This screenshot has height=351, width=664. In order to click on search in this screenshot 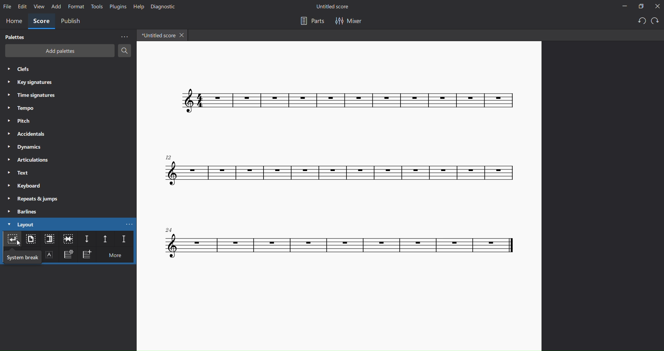, I will do `click(125, 52)`.